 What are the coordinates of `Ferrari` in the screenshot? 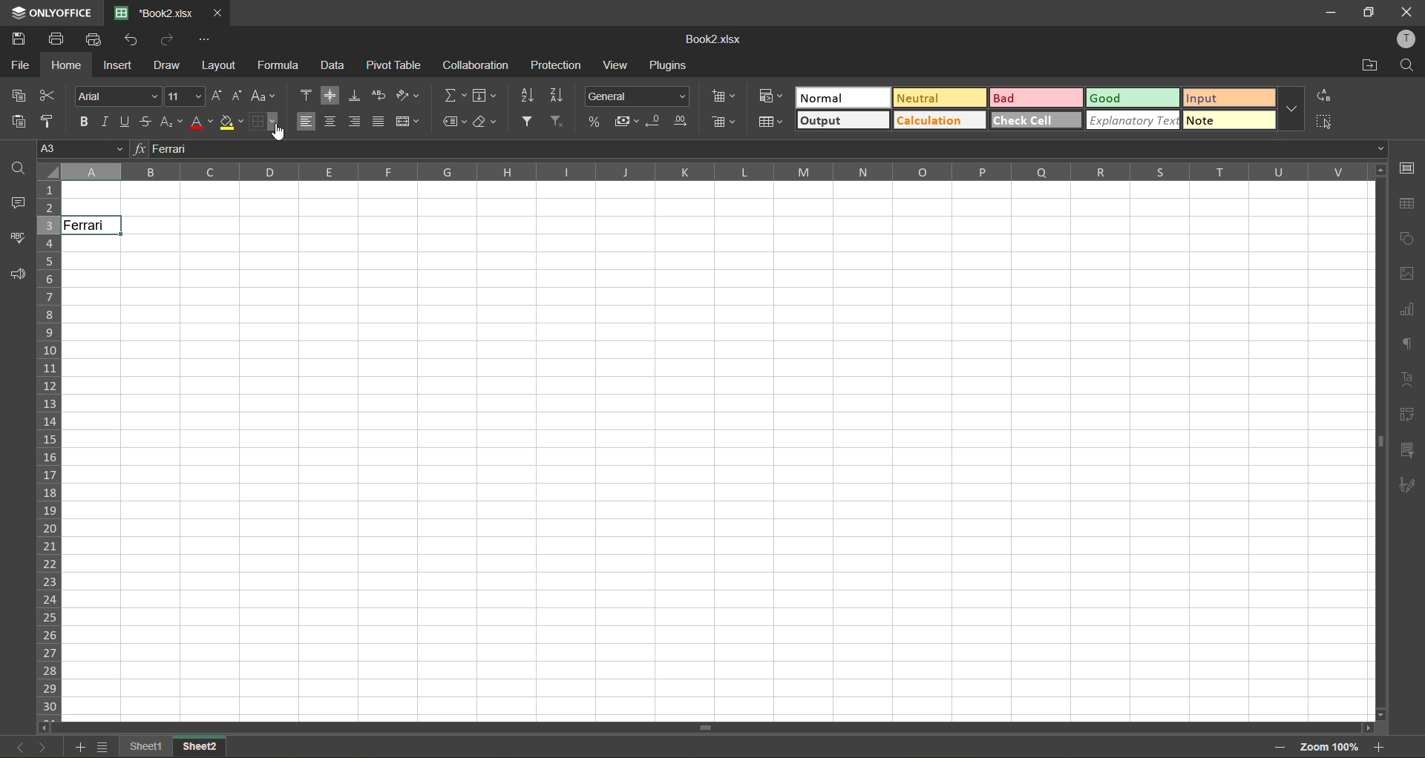 It's located at (93, 225).